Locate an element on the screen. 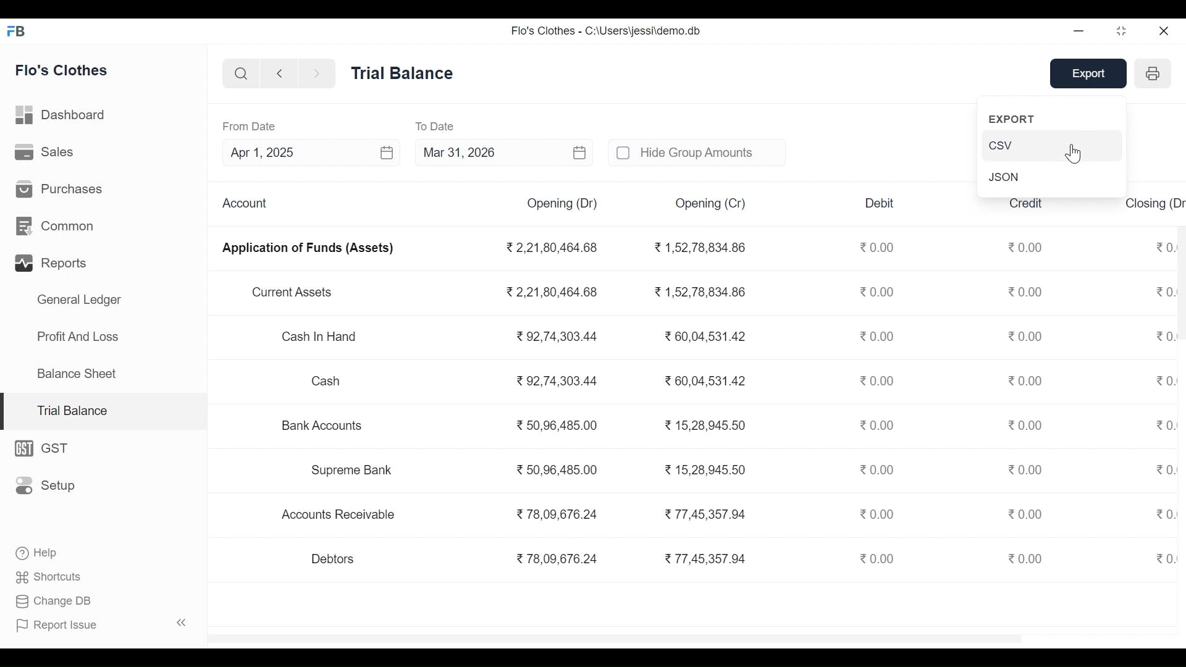  0.00 is located at coordinates (1164, 471).